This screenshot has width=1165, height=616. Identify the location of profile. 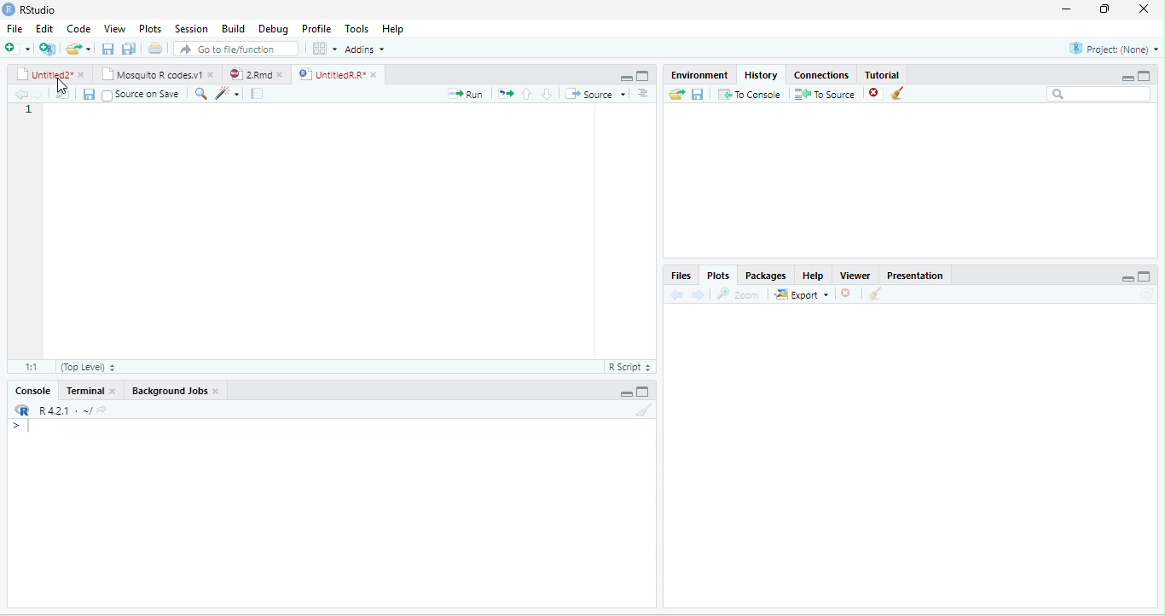
(316, 28).